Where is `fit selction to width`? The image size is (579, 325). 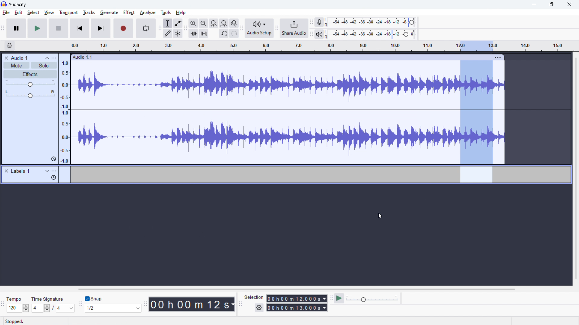 fit selction to width is located at coordinates (214, 23).